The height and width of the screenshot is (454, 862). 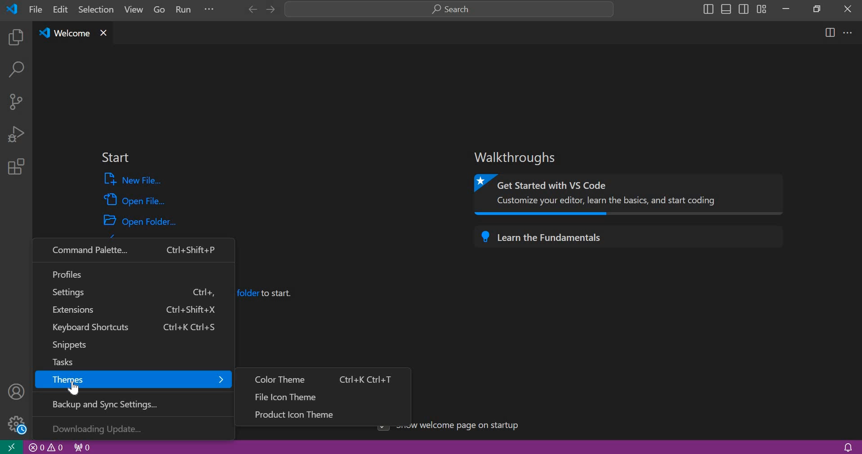 I want to click on more actions, so click(x=848, y=32).